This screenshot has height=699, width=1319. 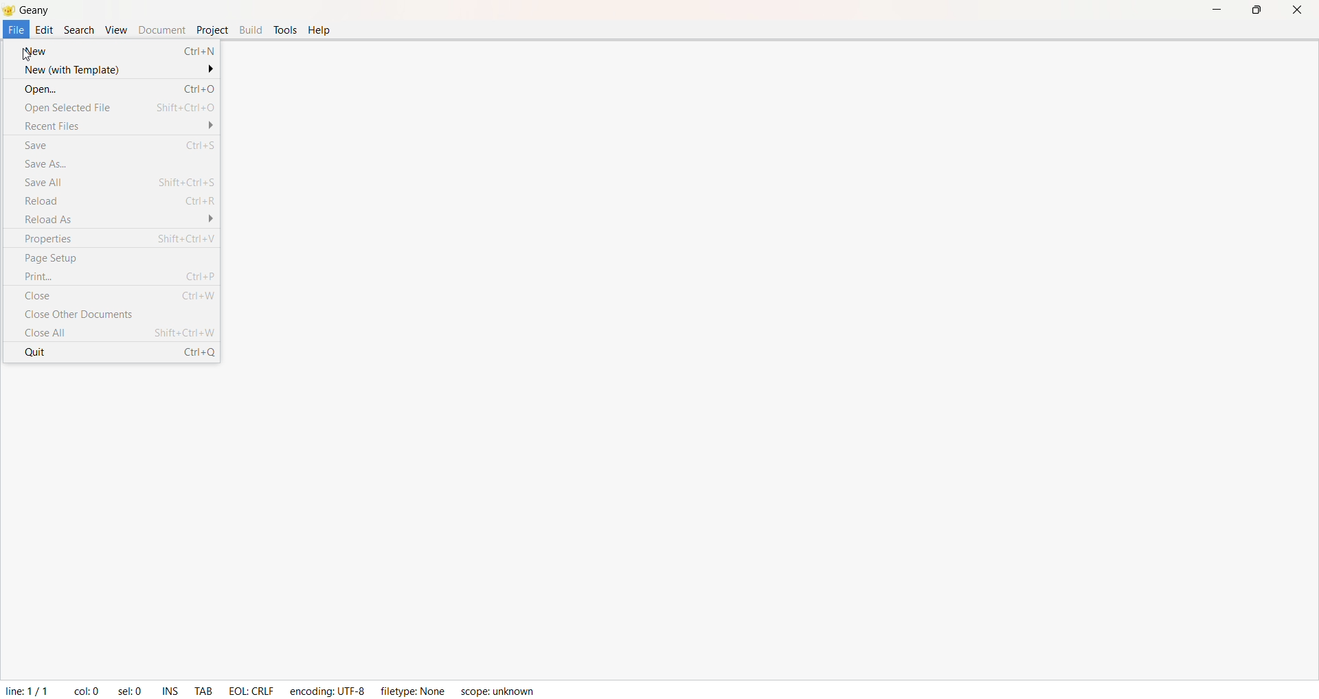 What do you see at coordinates (33, 54) in the screenshot?
I see `cursor` at bounding box center [33, 54].